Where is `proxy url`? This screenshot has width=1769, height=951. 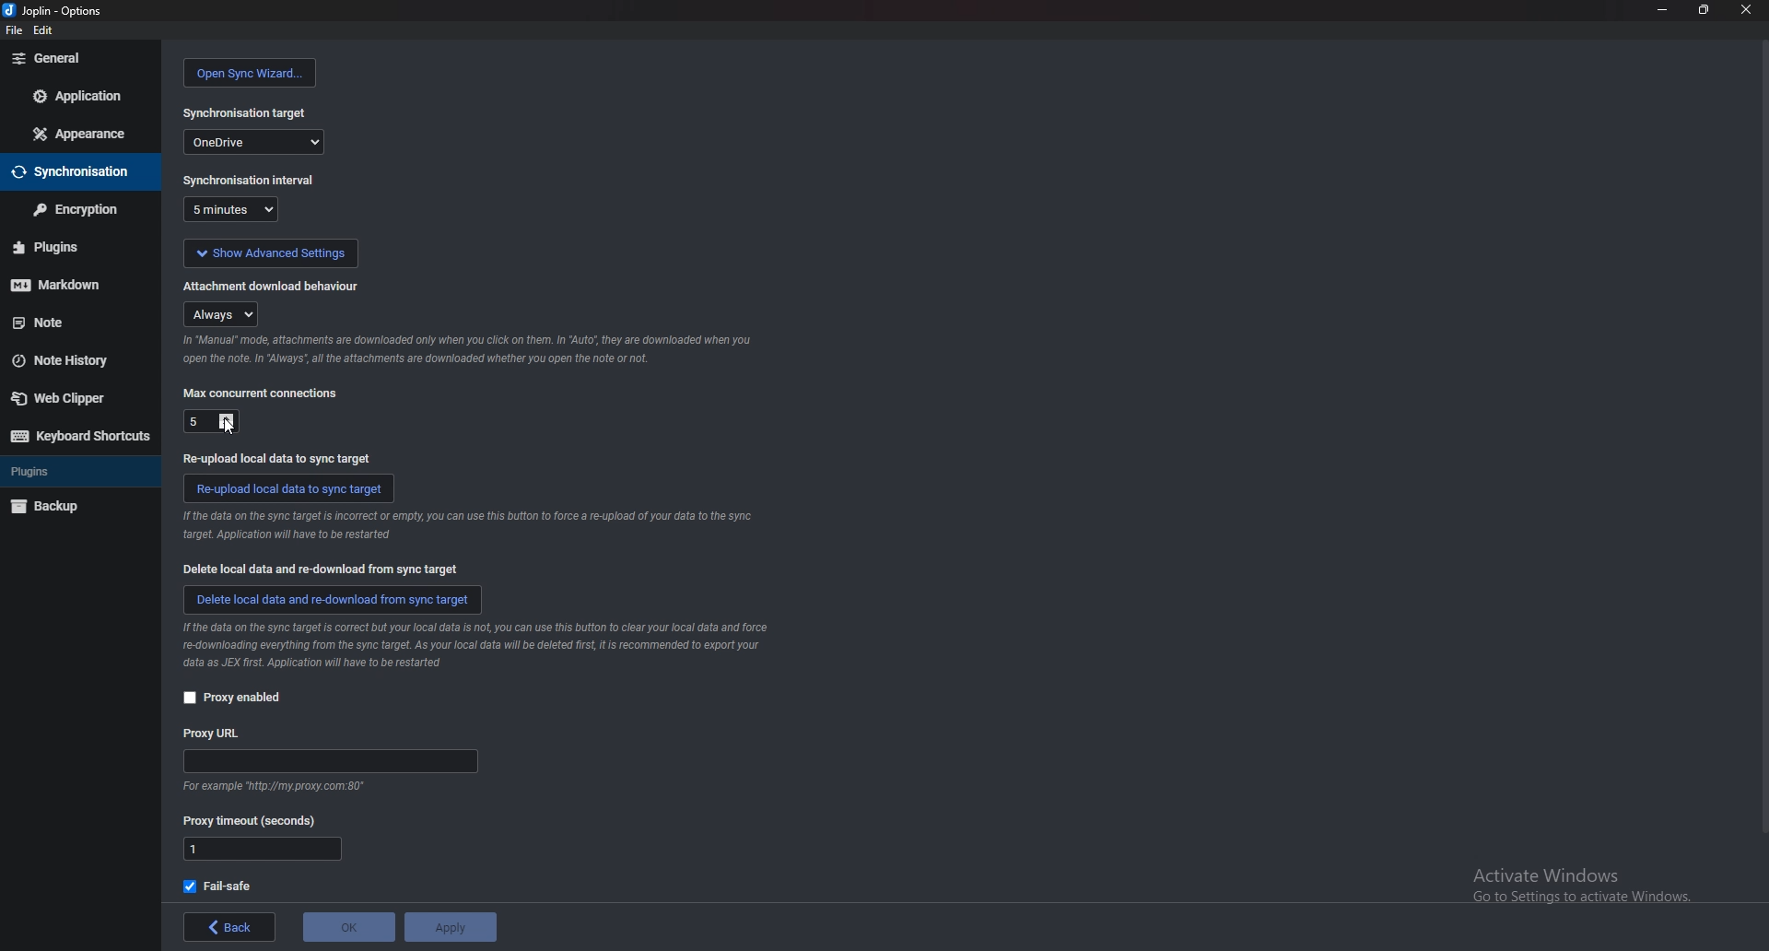
proxy url is located at coordinates (218, 734).